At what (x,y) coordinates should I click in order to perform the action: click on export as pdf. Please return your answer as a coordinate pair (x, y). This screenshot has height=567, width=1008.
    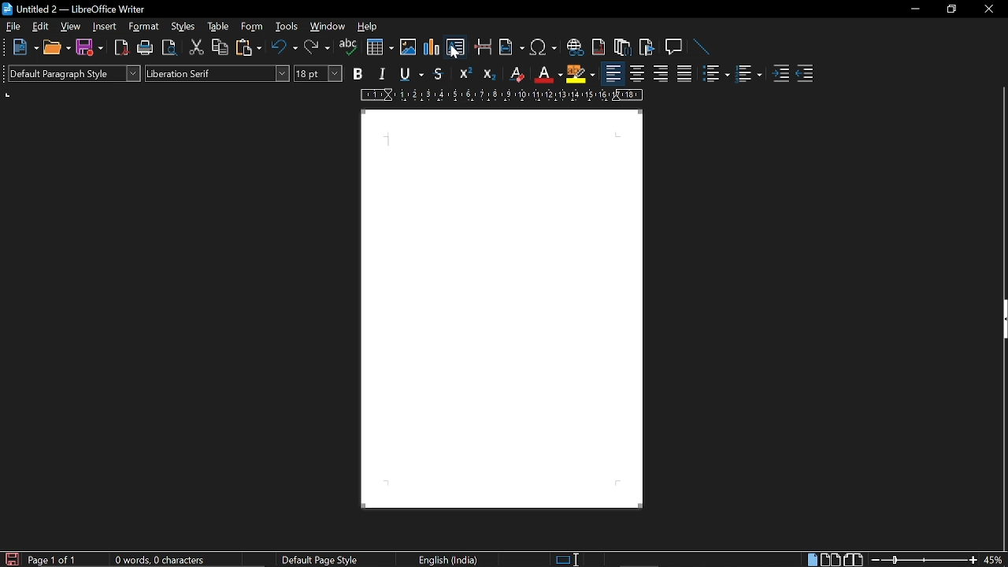
    Looking at the image, I should click on (120, 47).